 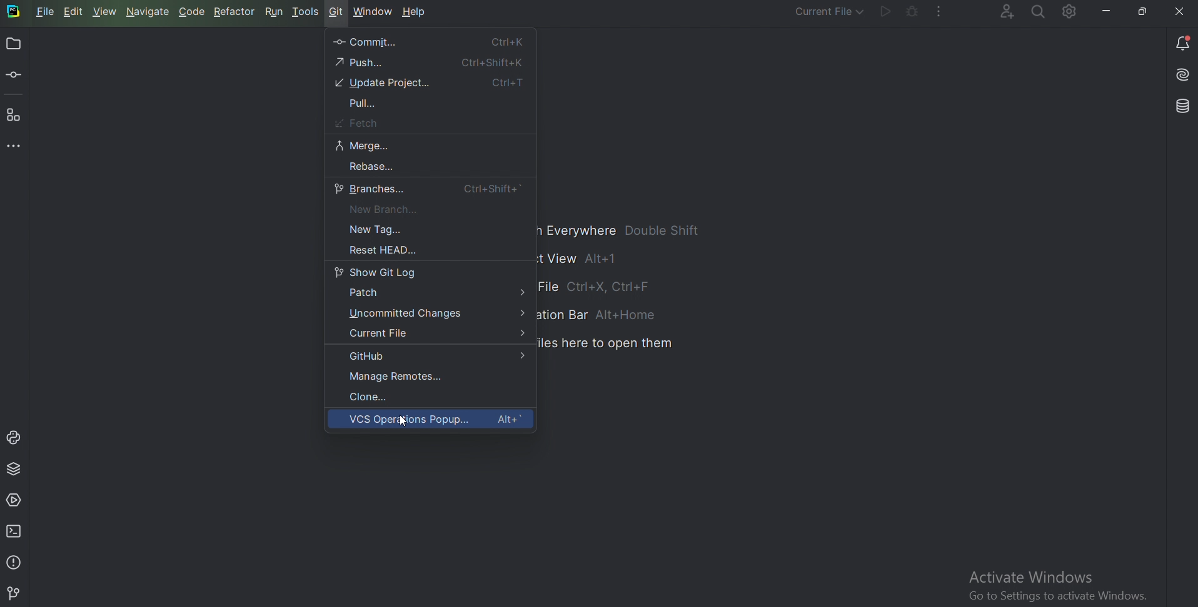 What do you see at coordinates (604, 315) in the screenshot?
I see `Navigation bar` at bounding box center [604, 315].